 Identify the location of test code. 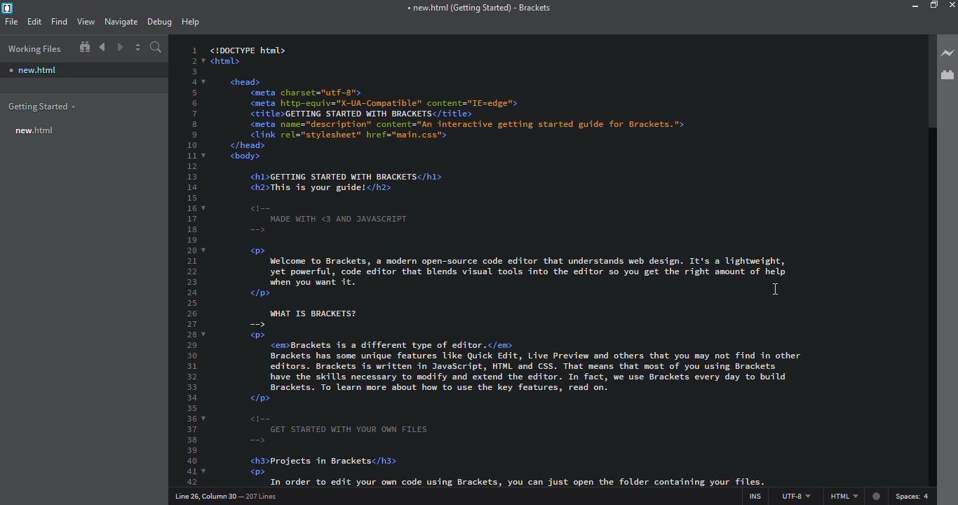
(517, 382).